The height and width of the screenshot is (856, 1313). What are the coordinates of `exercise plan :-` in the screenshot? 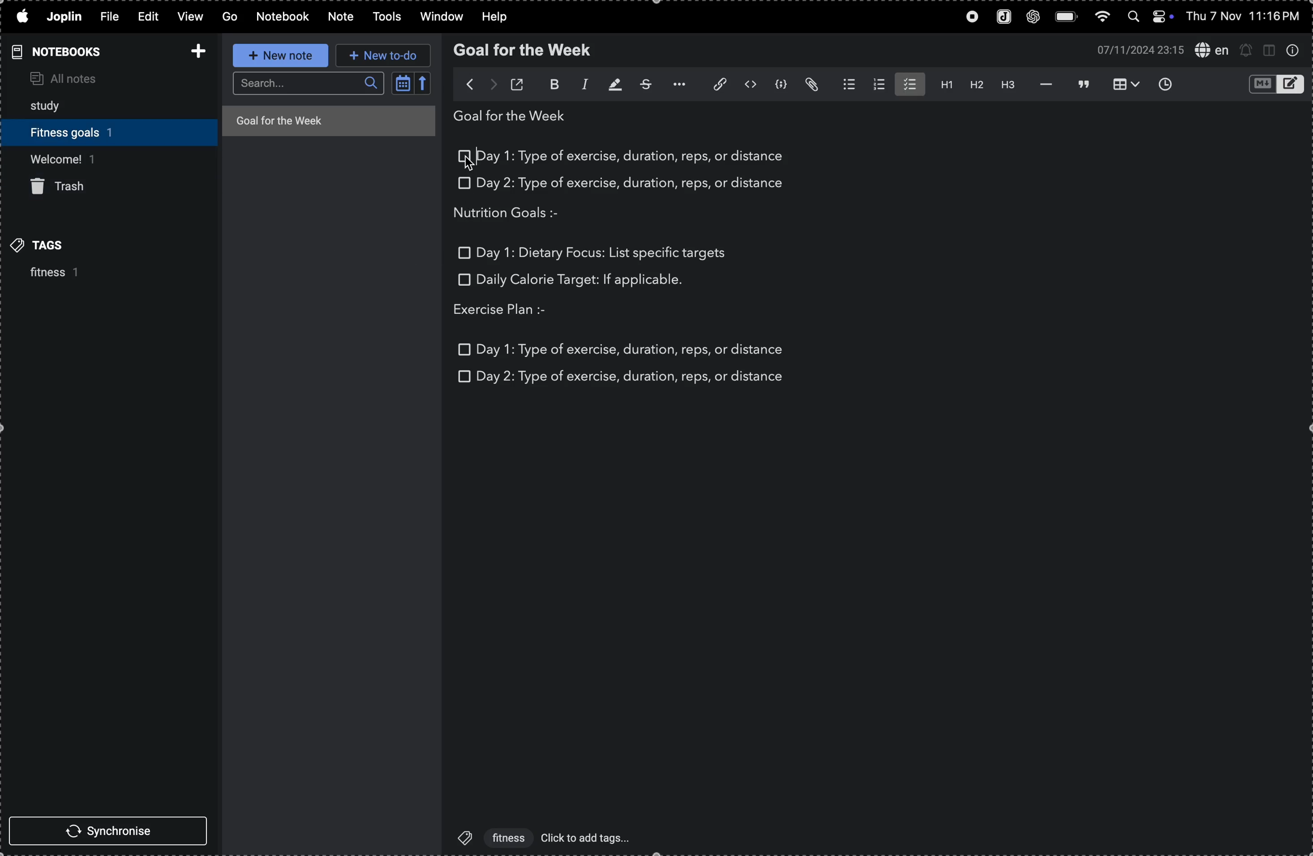 It's located at (511, 311).